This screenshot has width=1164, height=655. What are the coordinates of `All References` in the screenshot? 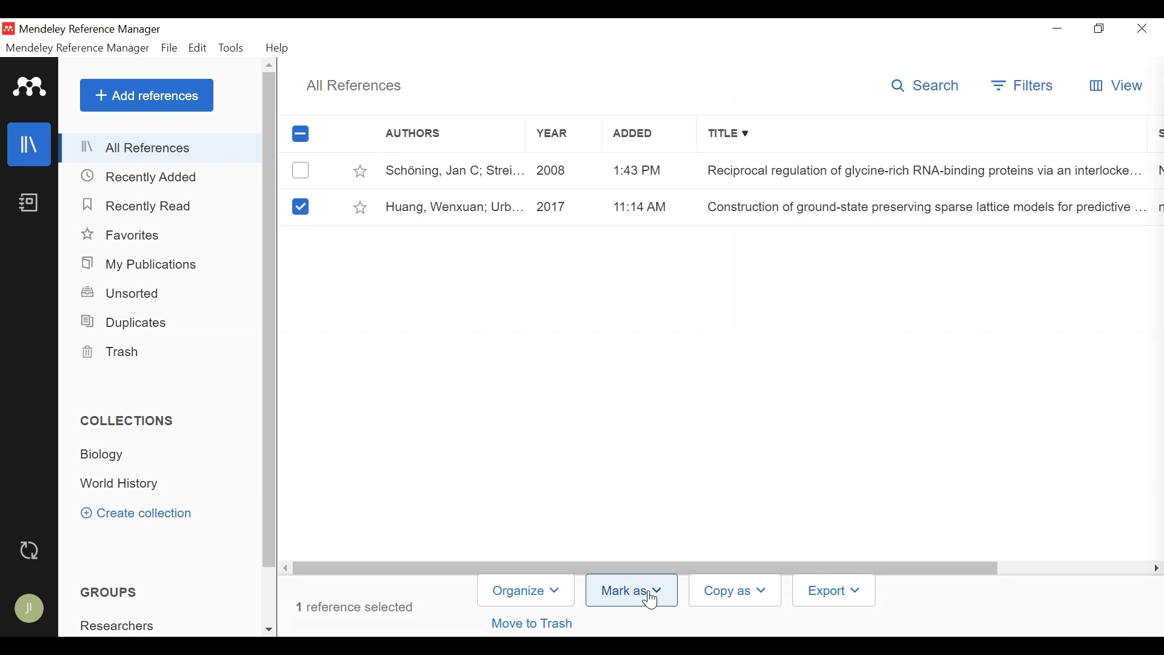 It's located at (161, 148).